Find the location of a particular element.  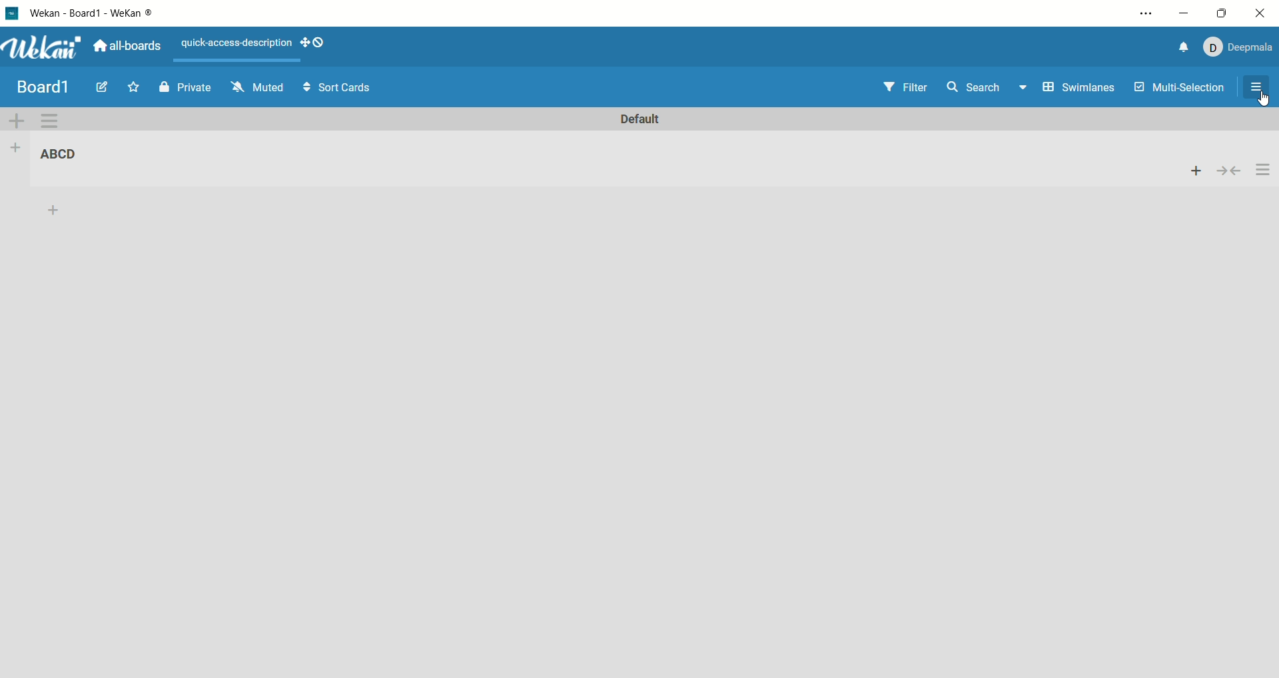

title is located at coordinates (94, 13).